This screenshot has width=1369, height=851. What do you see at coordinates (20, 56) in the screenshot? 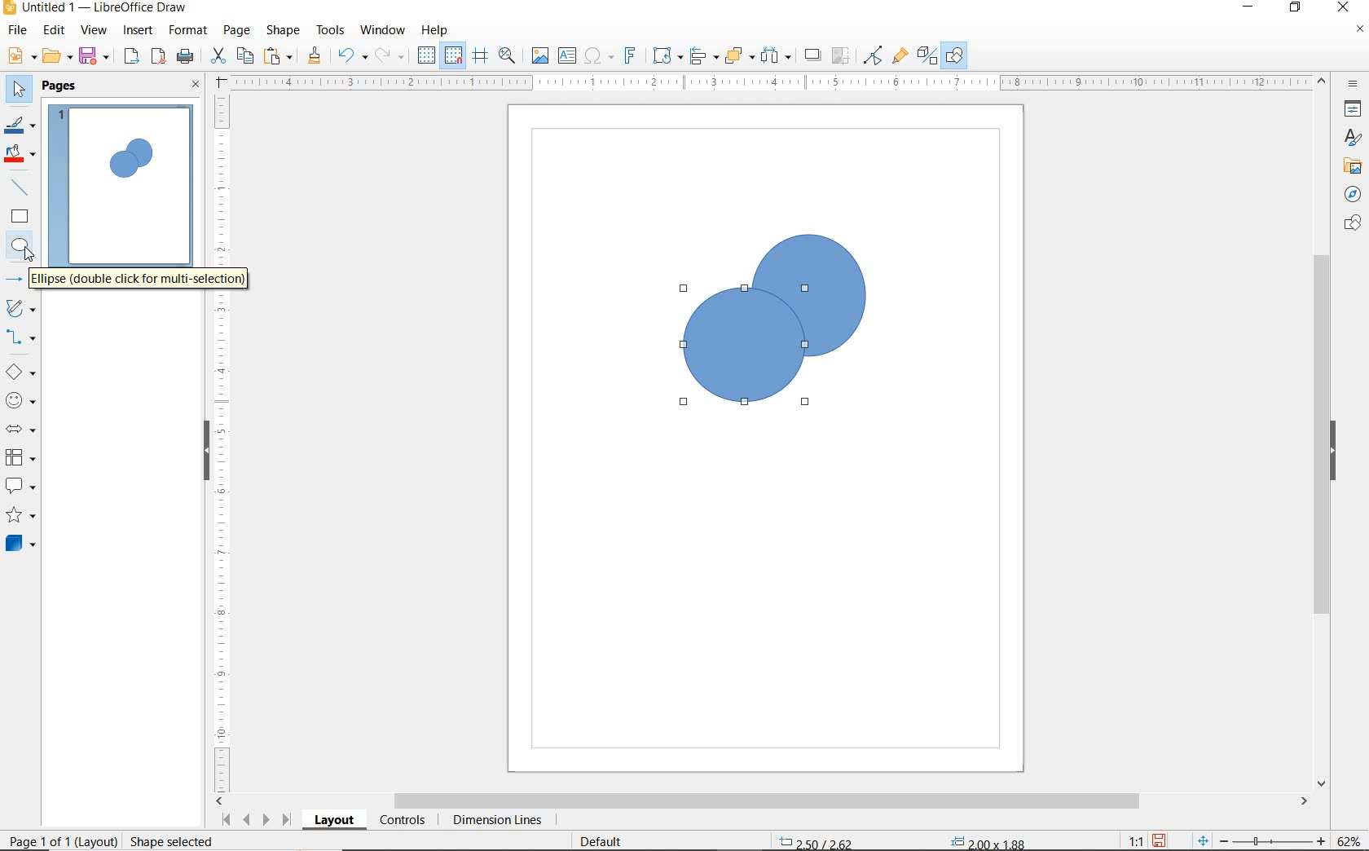
I see `NEW` at bounding box center [20, 56].